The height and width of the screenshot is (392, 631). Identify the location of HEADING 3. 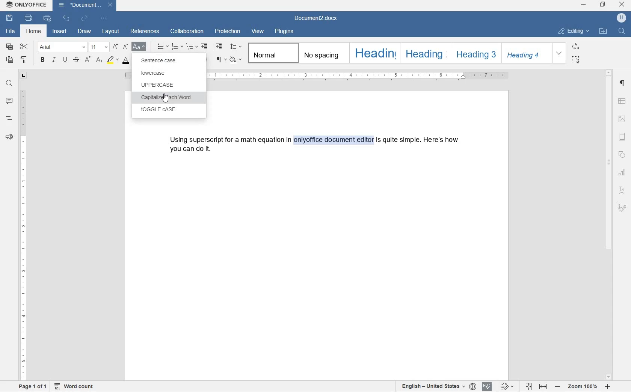
(475, 53).